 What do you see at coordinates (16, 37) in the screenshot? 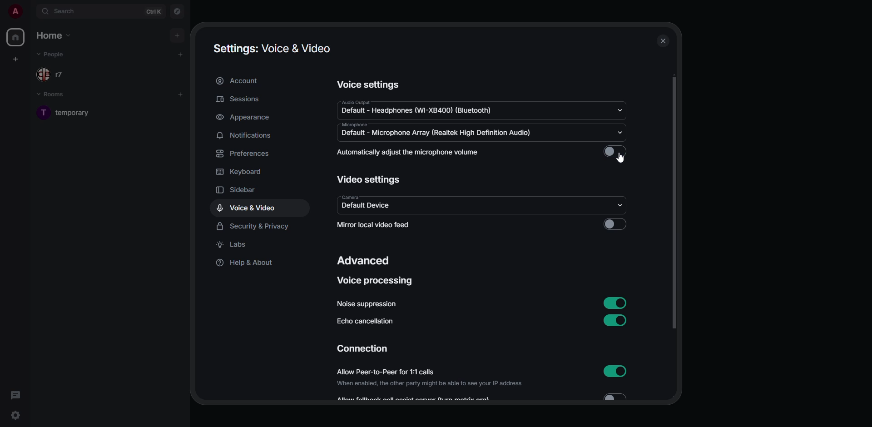
I see `home` at bounding box center [16, 37].